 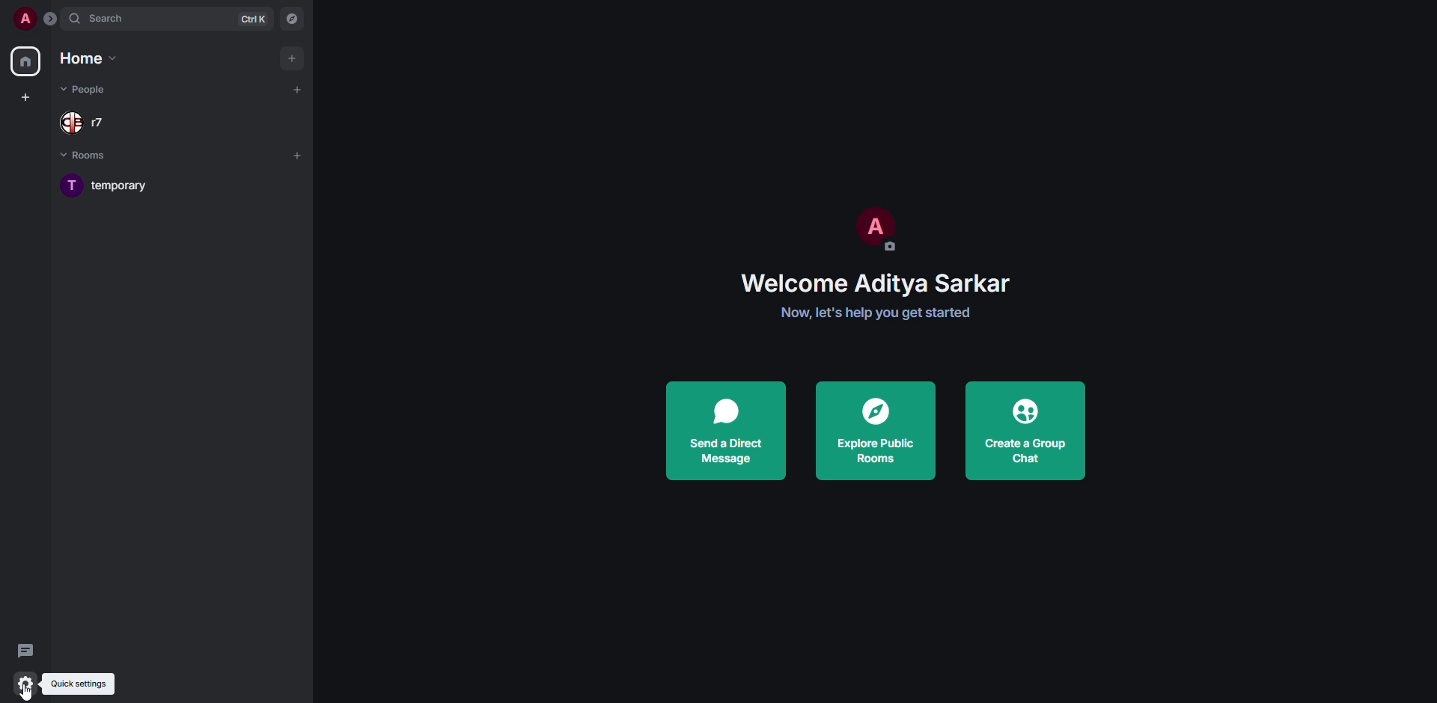 I want to click on search, so click(x=112, y=17).